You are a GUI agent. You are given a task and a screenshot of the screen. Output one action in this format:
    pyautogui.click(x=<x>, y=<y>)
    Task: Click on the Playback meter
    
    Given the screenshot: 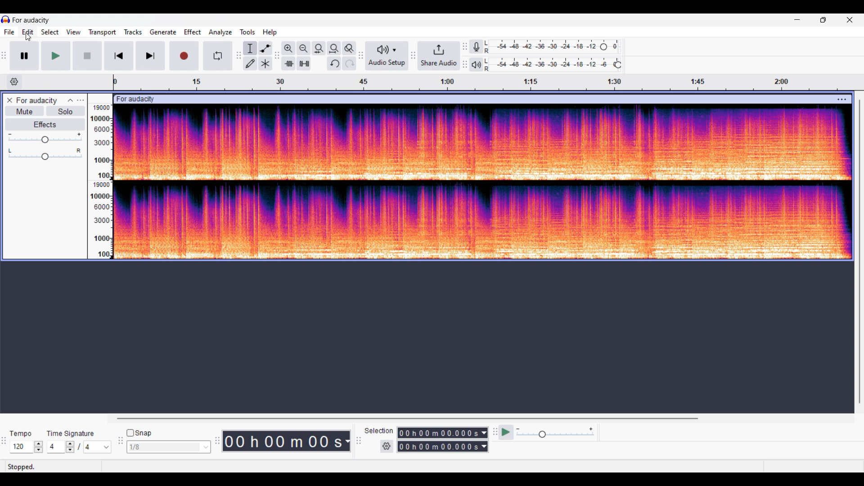 What is the action you would take?
    pyautogui.click(x=477, y=64)
    